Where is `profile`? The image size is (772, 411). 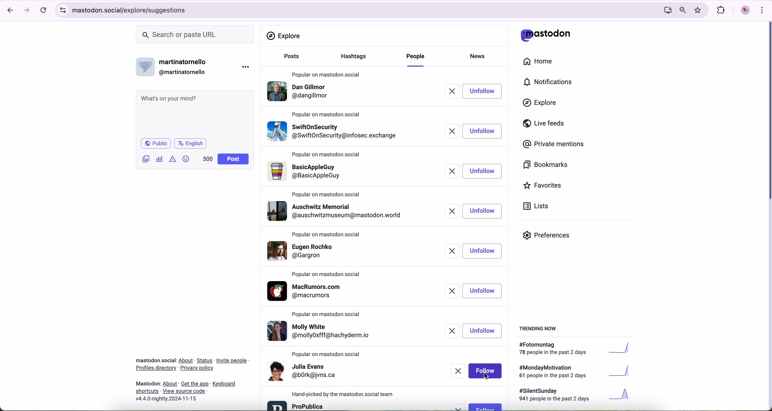
profile is located at coordinates (334, 130).